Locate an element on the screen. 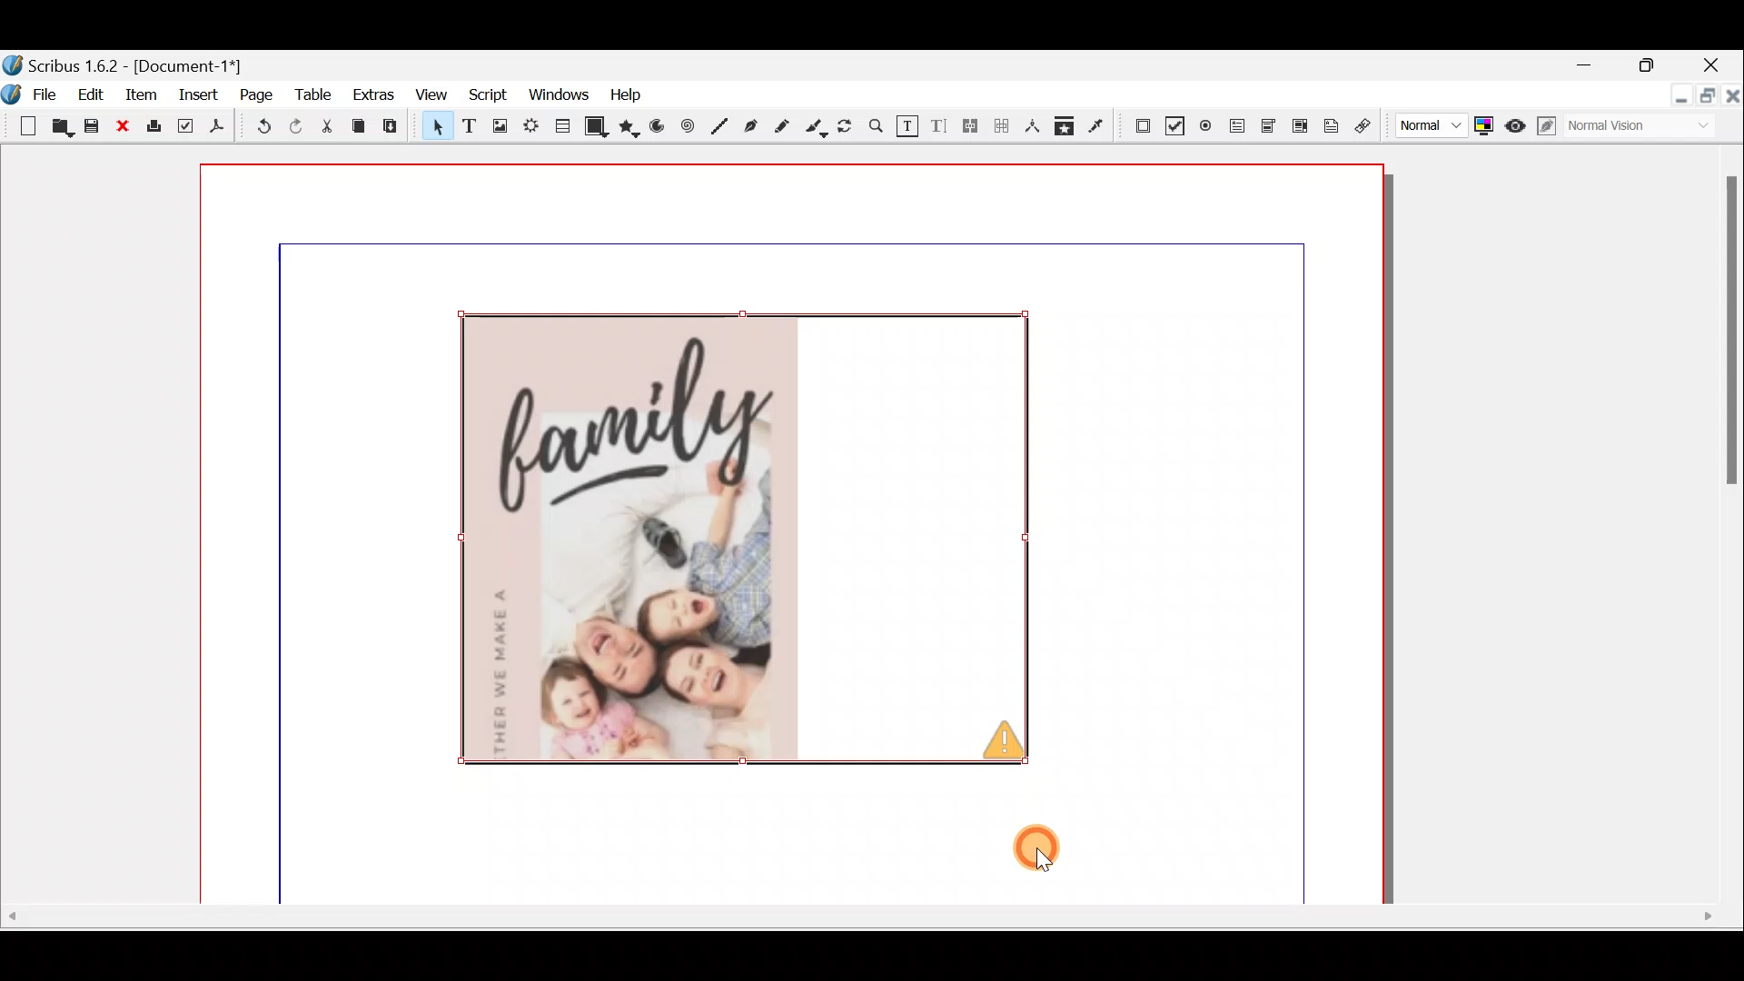 Image resolution: width=1744 pixels, height=981 pixels. Canvas is located at coordinates (797, 534).